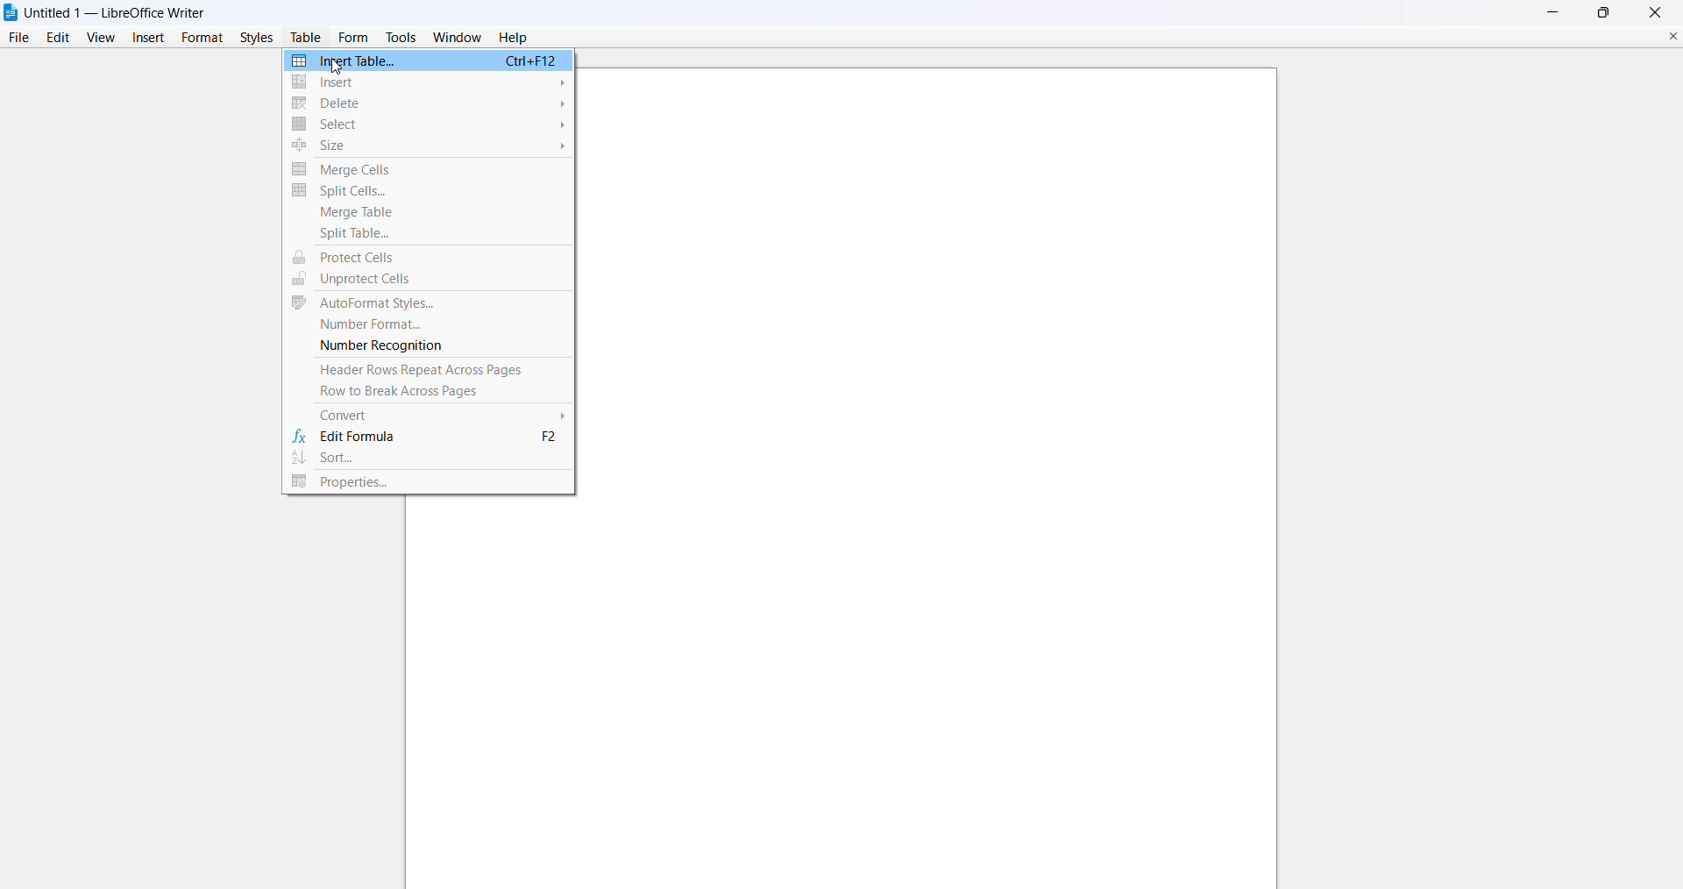 This screenshot has height=889, width=1683. What do you see at coordinates (454, 37) in the screenshot?
I see `window` at bounding box center [454, 37].